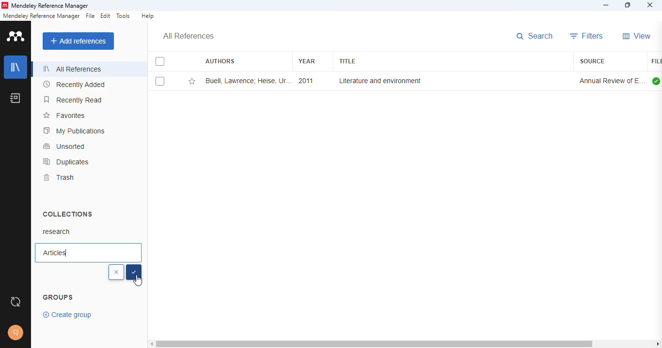  What do you see at coordinates (73, 253) in the screenshot?
I see `Articles` at bounding box center [73, 253].